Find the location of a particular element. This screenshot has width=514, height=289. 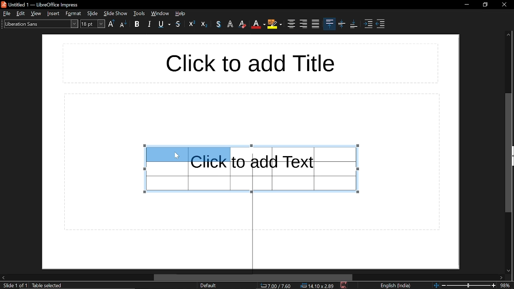

minimize is located at coordinates (467, 4).